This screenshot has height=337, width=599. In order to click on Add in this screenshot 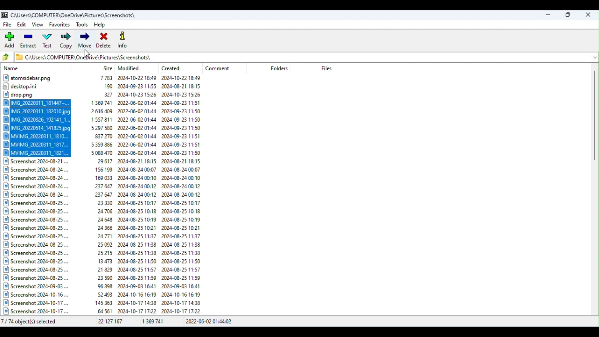, I will do `click(11, 40)`.